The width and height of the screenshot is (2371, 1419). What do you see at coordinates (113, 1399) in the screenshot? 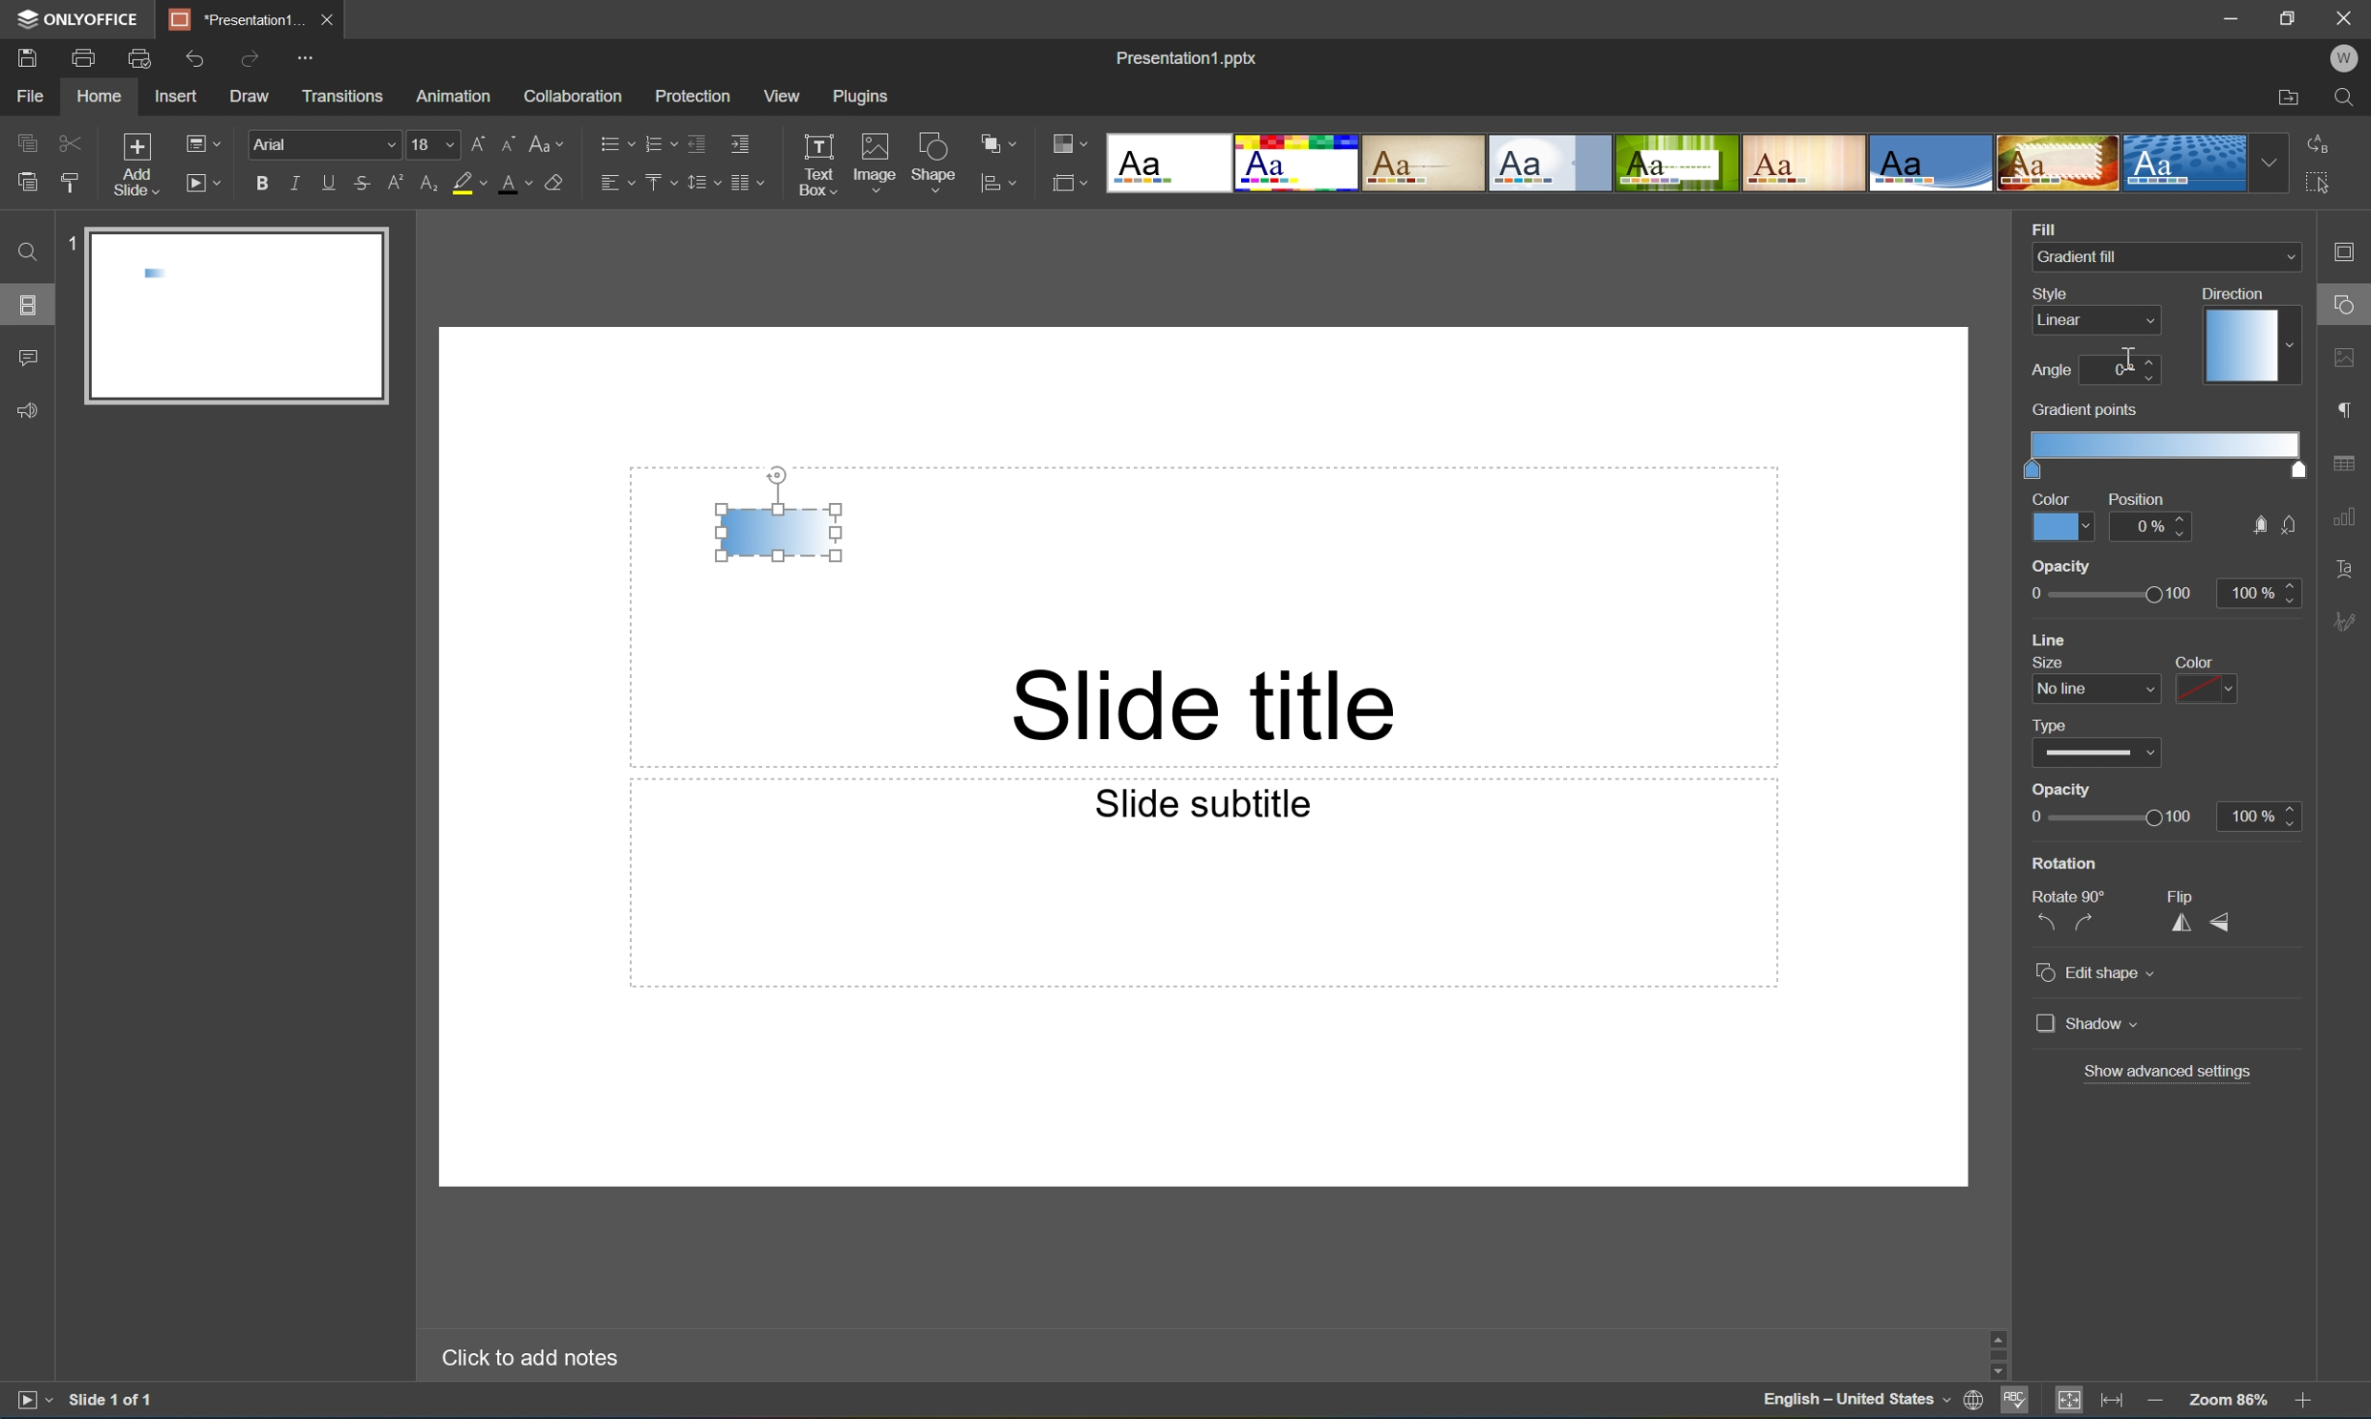
I see `Slide 1 of 1` at bounding box center [113, 1399].